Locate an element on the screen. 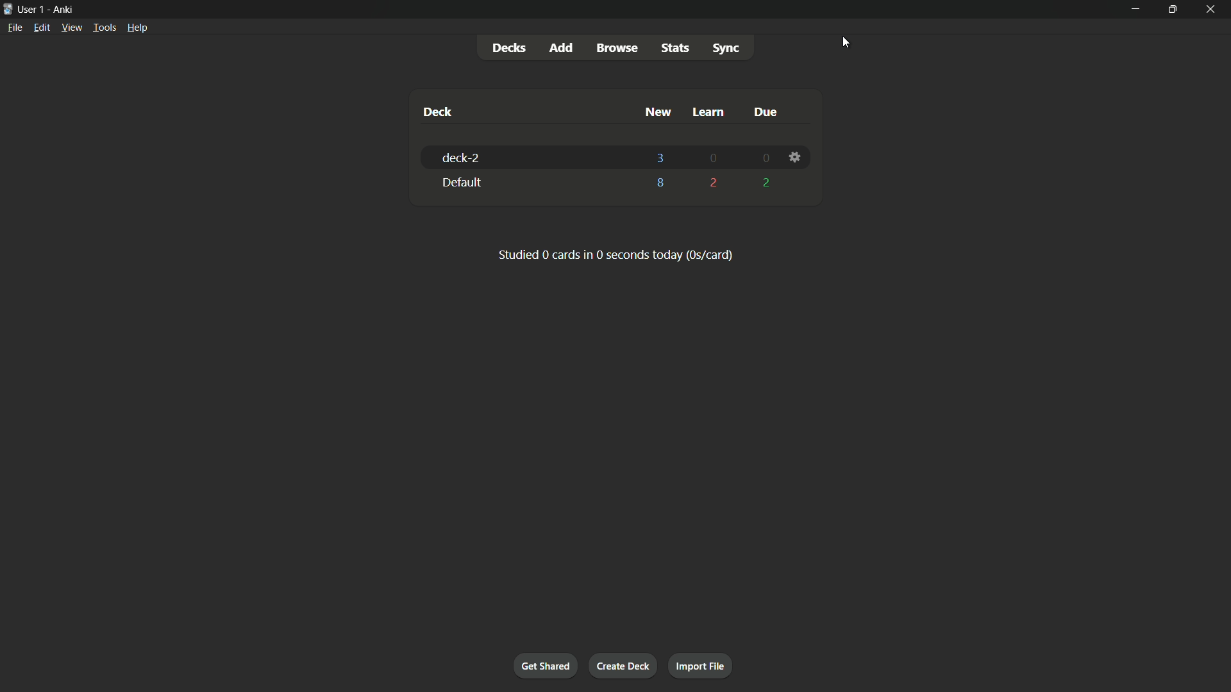 This screenshot has width=1231, height=692. deck is located at coordinates (438, 112).